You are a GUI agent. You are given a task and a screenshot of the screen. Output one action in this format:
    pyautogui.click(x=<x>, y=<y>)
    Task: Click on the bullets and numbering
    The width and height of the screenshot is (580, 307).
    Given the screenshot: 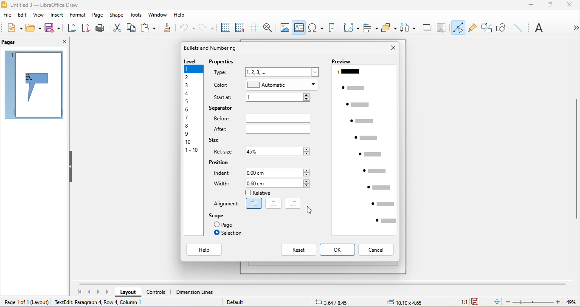 What is the action you would take?
    pyautogui.click(x=213, y=48)
    